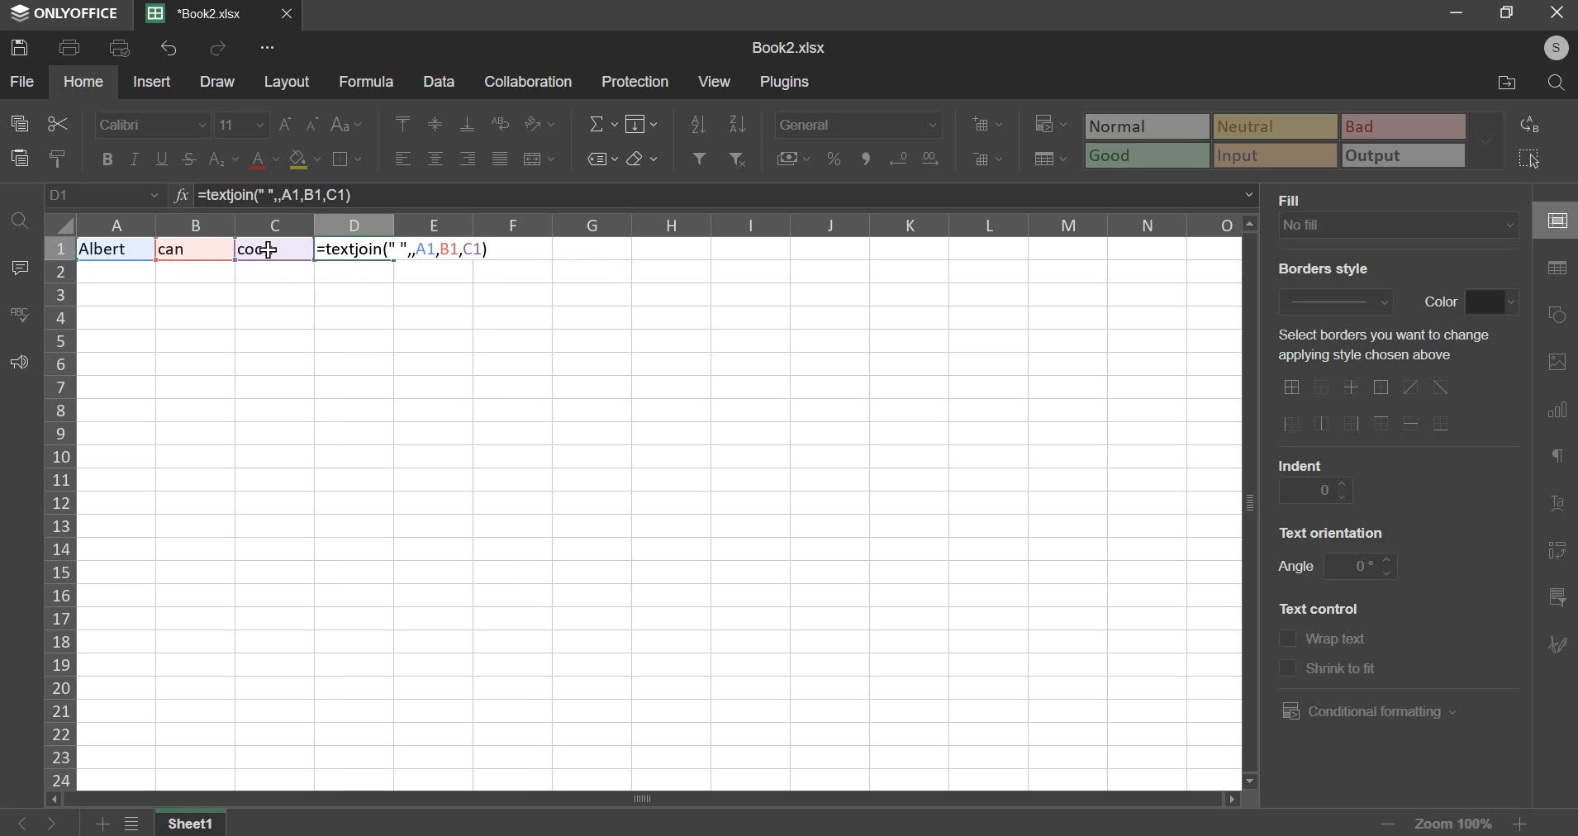  What do you see at coordinates (987, 123) in the screenshot?
I see `add cells` at bounding box center [987, 123].